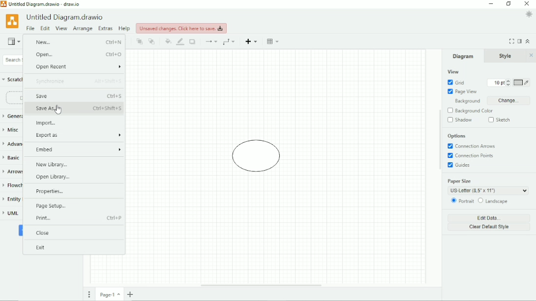  I want to click on Grid color, so click(522, 82).